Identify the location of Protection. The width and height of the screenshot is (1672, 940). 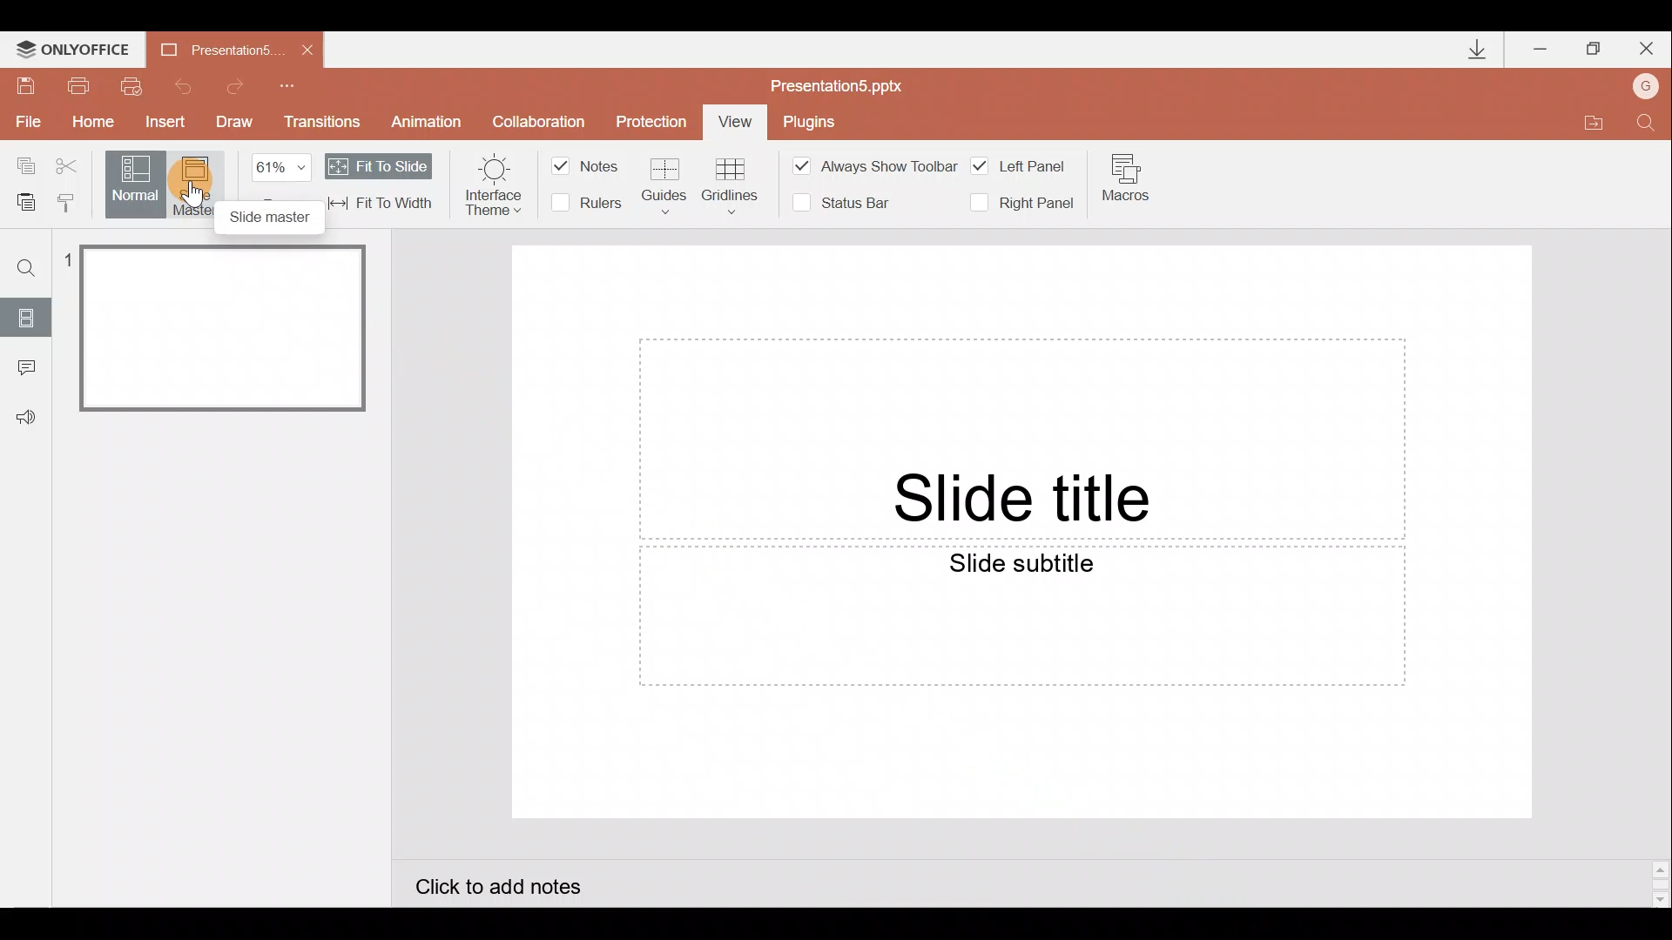
(653, 123).